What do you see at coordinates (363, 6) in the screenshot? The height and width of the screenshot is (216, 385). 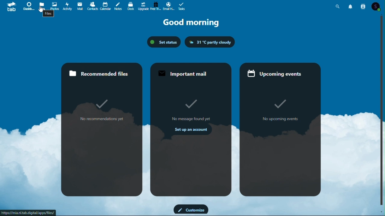 I see `Contacts` at bounding box center [363, 6].